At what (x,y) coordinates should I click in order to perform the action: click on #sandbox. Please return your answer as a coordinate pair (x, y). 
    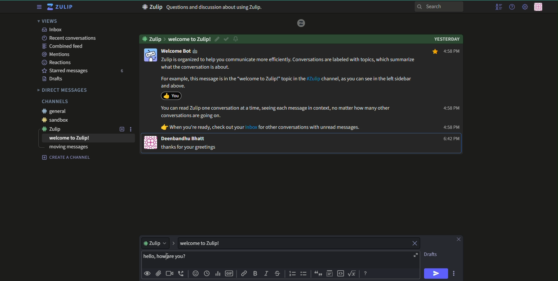
    Looking at the image, I should click on (58, 120).